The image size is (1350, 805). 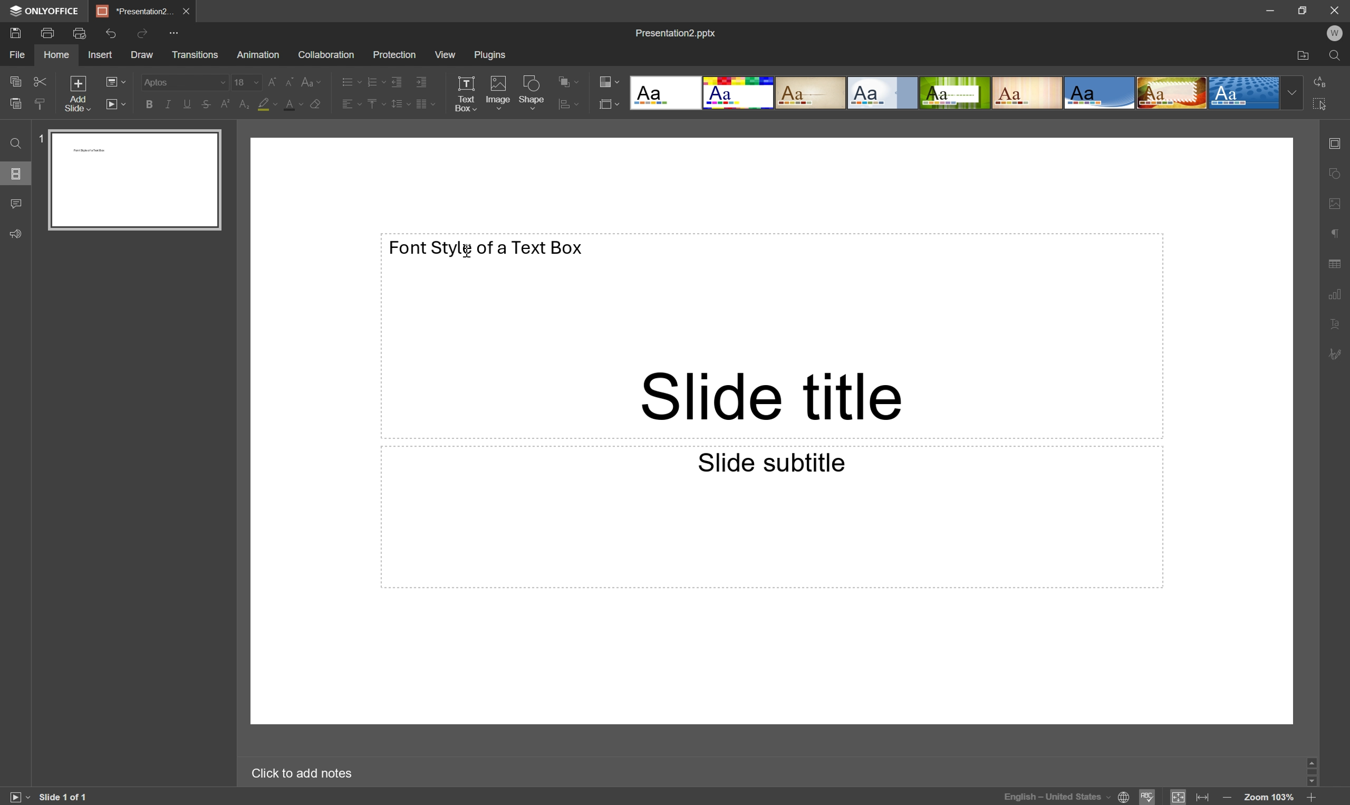 I want to click on English - United States, so click(x=1051, y=797).